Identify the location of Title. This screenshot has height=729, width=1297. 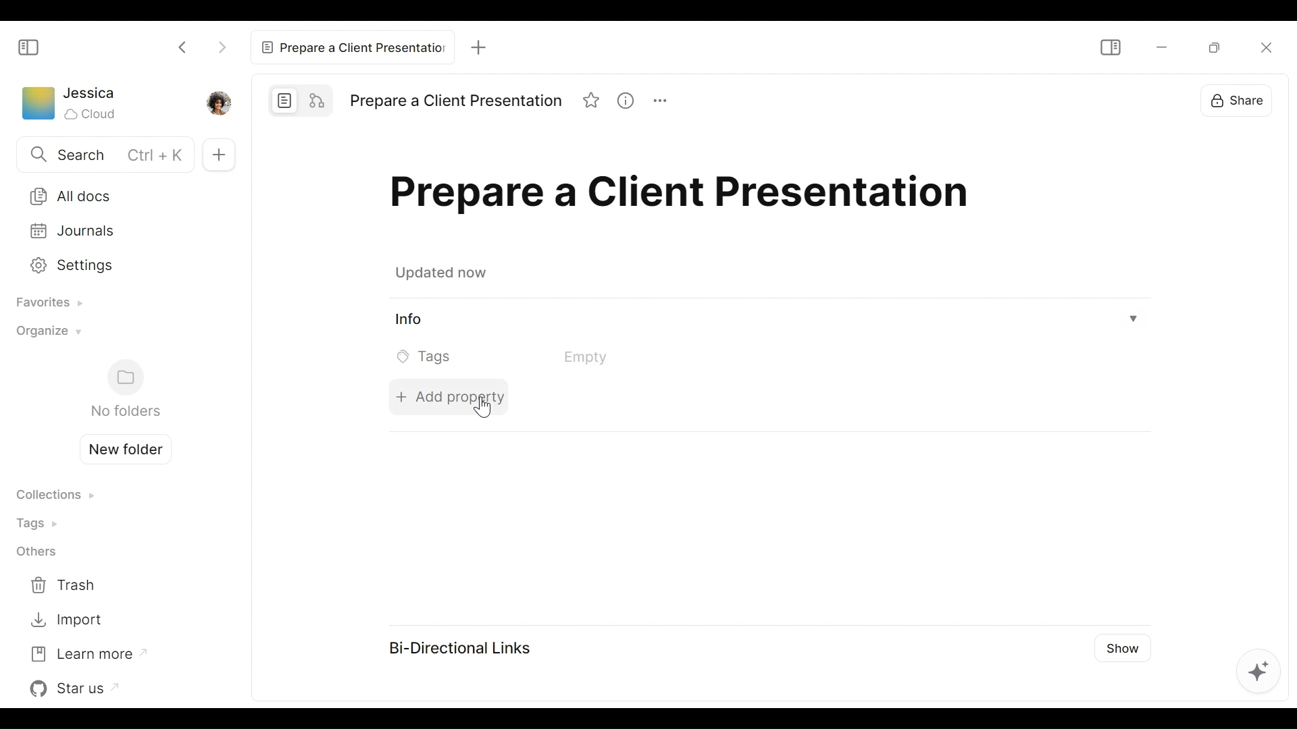
(455, 101).